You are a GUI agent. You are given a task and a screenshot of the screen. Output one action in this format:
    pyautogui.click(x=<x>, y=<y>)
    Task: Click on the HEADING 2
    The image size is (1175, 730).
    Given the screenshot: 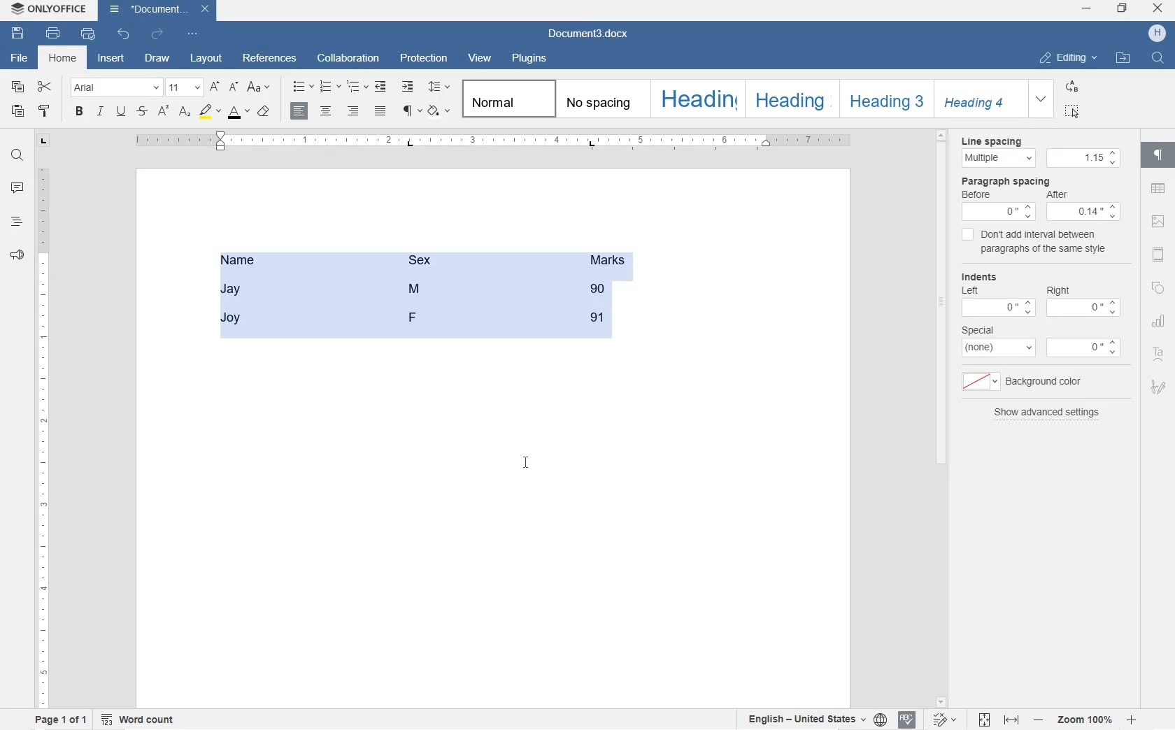 What is the action you would take?
    pyautogui.click(x=790, y=99)
    